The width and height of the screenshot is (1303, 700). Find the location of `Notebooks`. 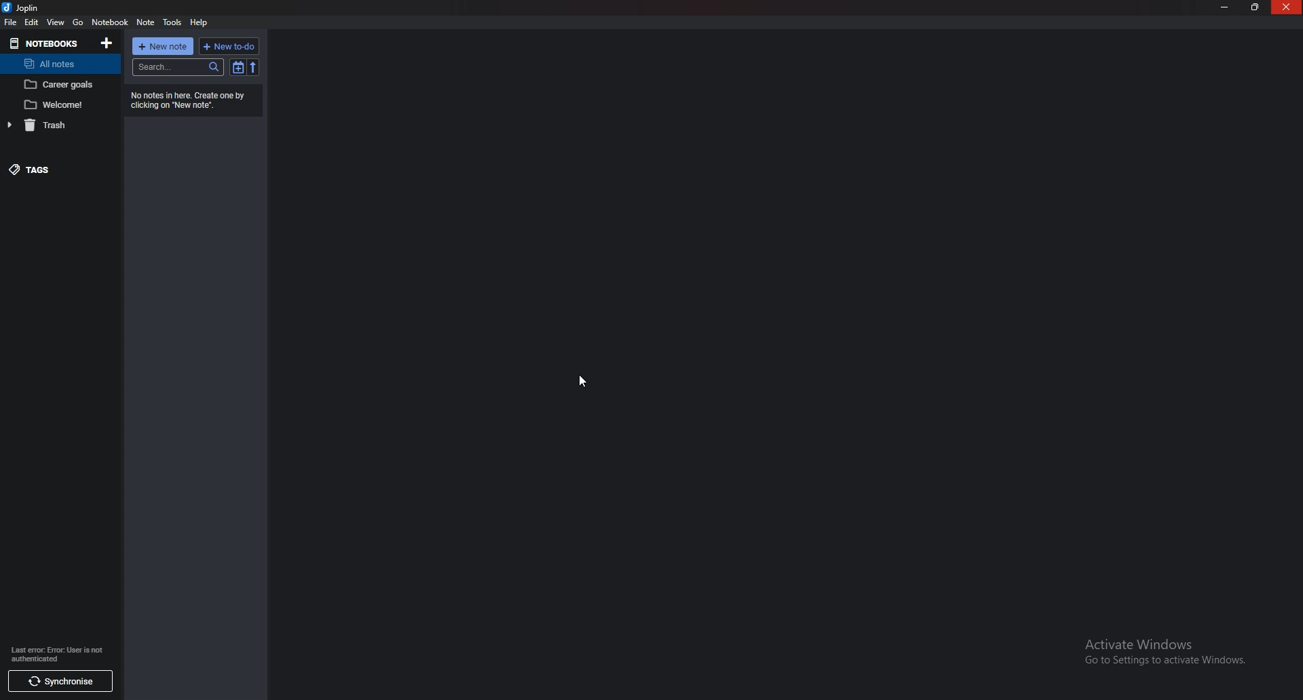

Notebooks is located at coordinates (48, 43).